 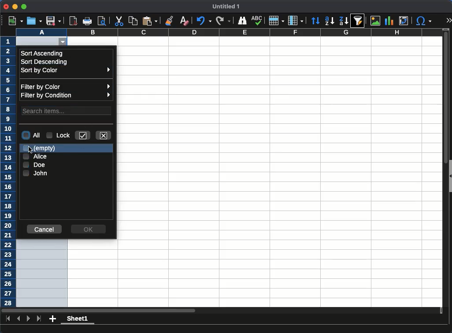 I want to click on sheet1, so click(x=77, y=320).